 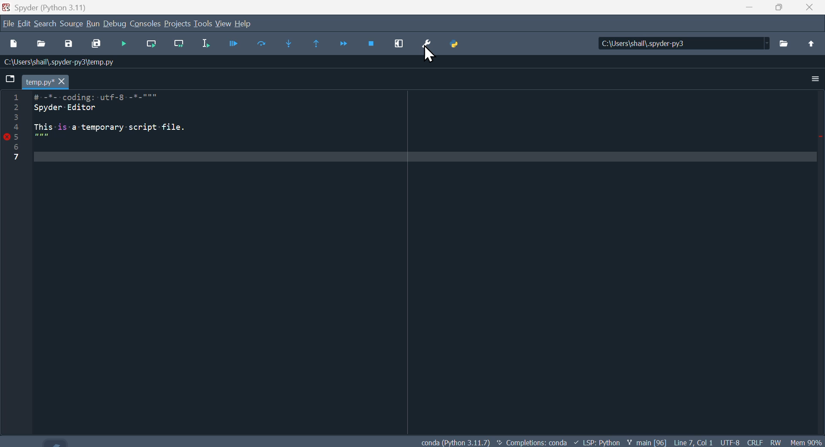 What do you see at coordinates (11, 131) in the screenshot?
I see `Line numbers` at bounding box center [11, 131].